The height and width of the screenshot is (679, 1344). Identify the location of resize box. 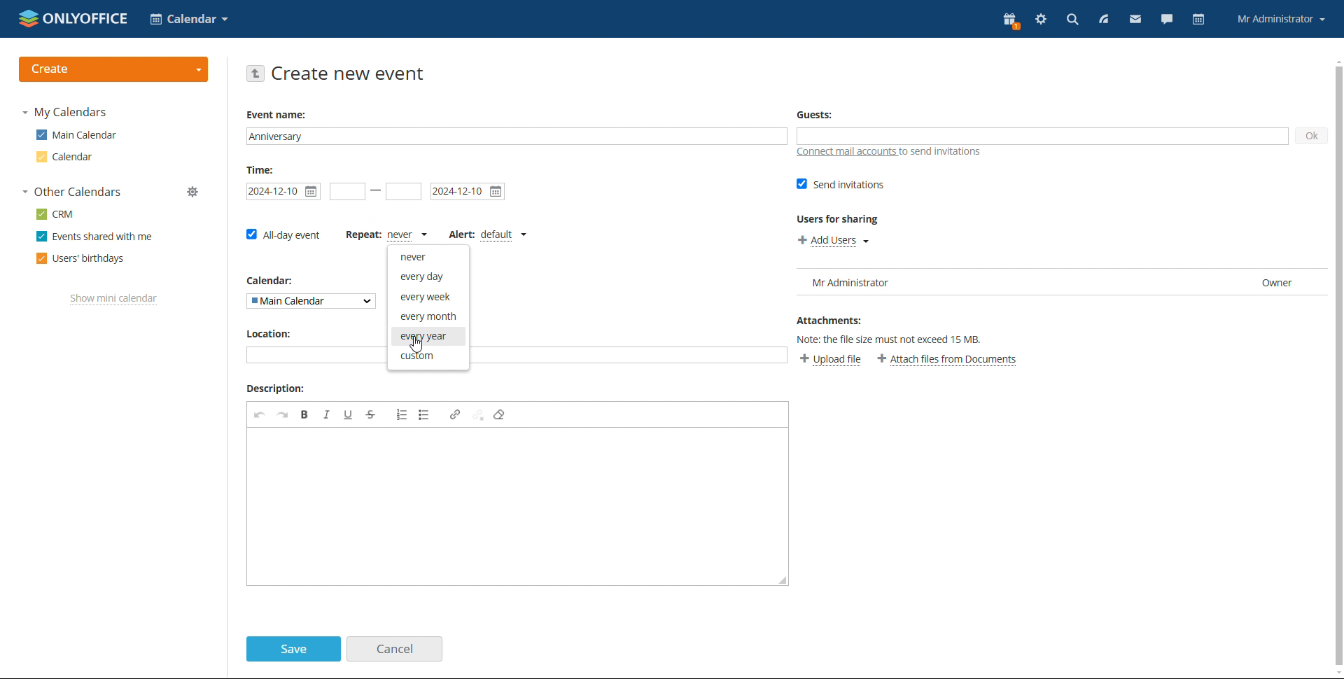
(783, 579).